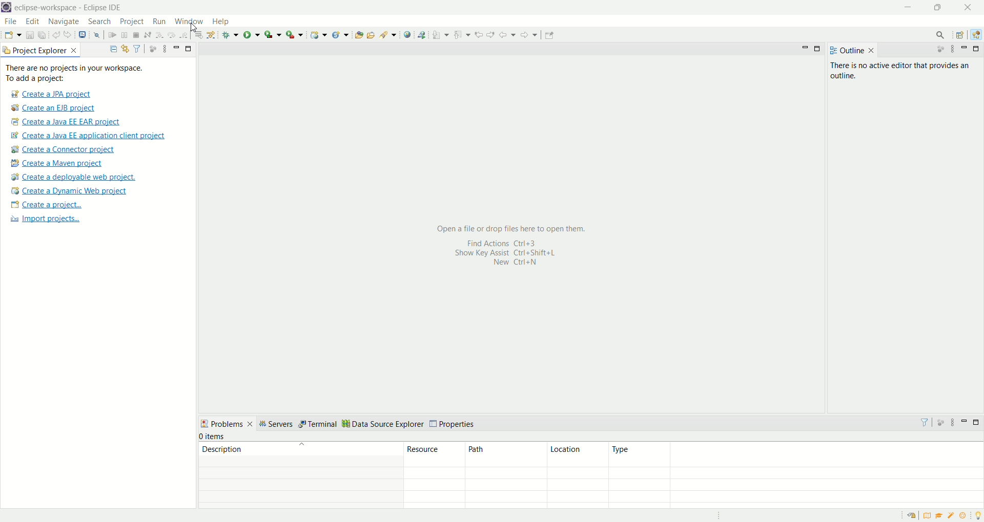  What do you see at coordinates (64, 22) in the screenshot?
I see `navigate` at bounding box center [64, 22].